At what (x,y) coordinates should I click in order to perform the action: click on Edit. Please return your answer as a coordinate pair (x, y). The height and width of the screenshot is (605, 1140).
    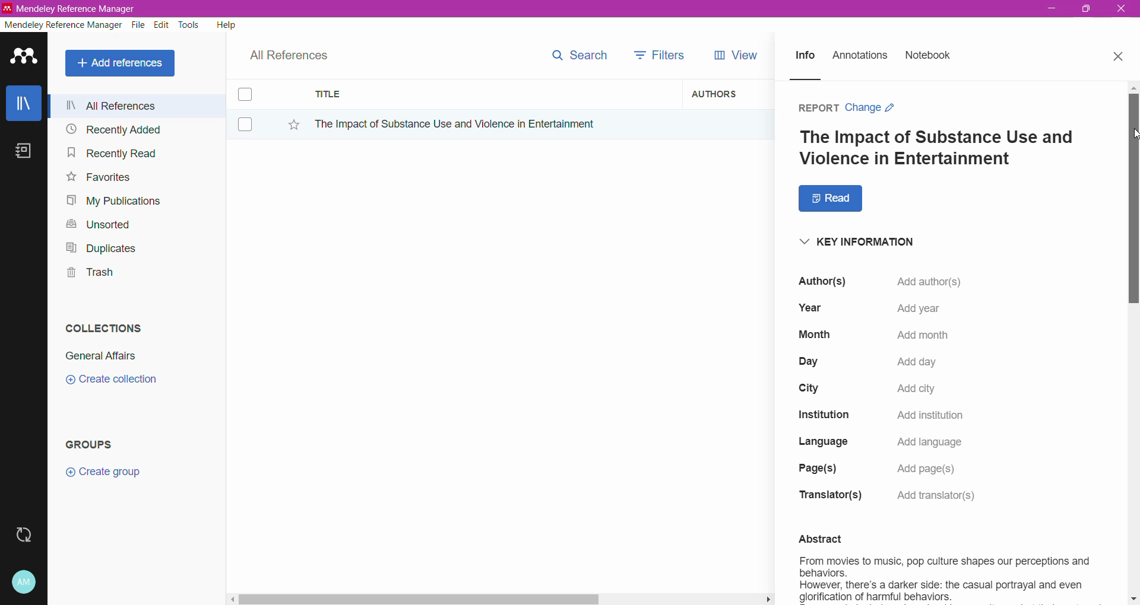
    Looking at the image, I should click on (161, 25).